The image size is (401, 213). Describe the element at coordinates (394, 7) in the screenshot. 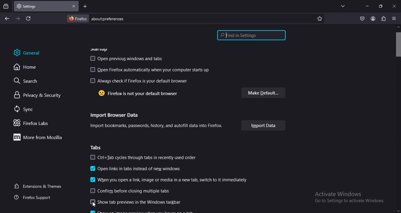

I see `close` at that location.